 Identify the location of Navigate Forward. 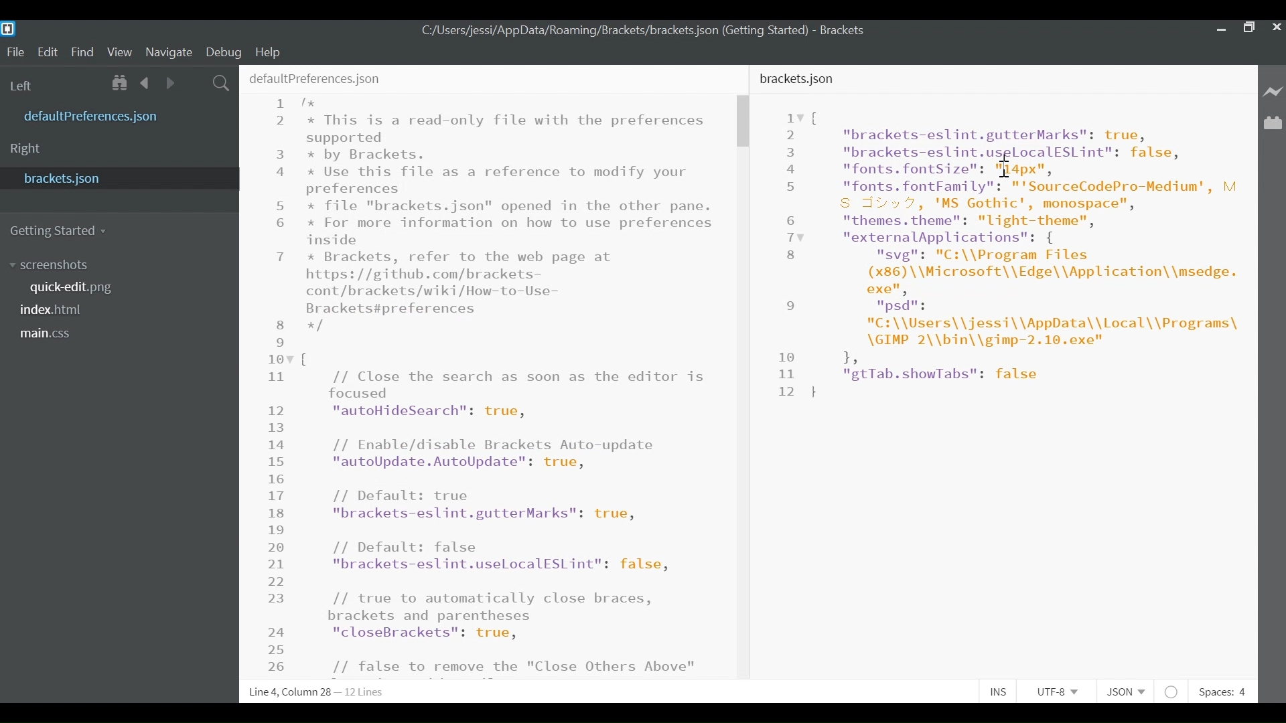
(170, 83).